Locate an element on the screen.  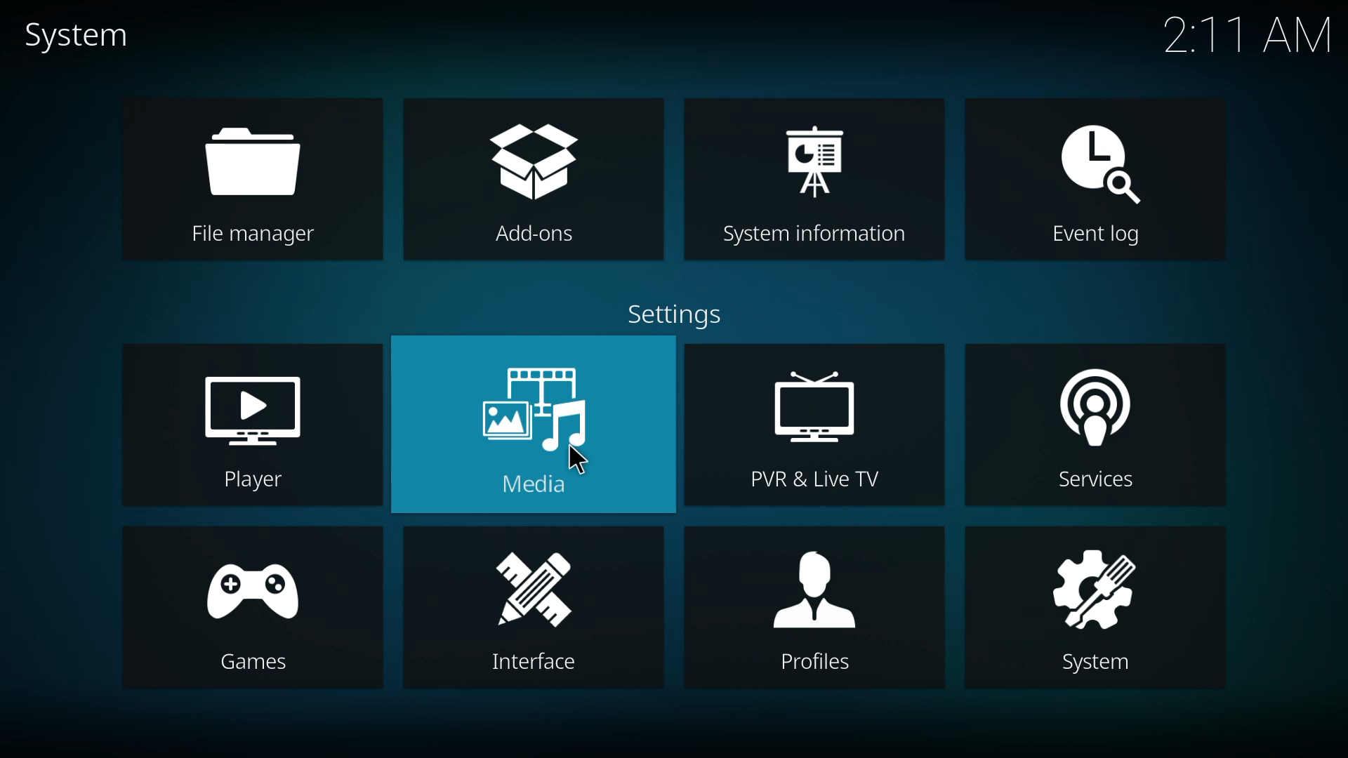
profiles is located at coordinates (814, 608).